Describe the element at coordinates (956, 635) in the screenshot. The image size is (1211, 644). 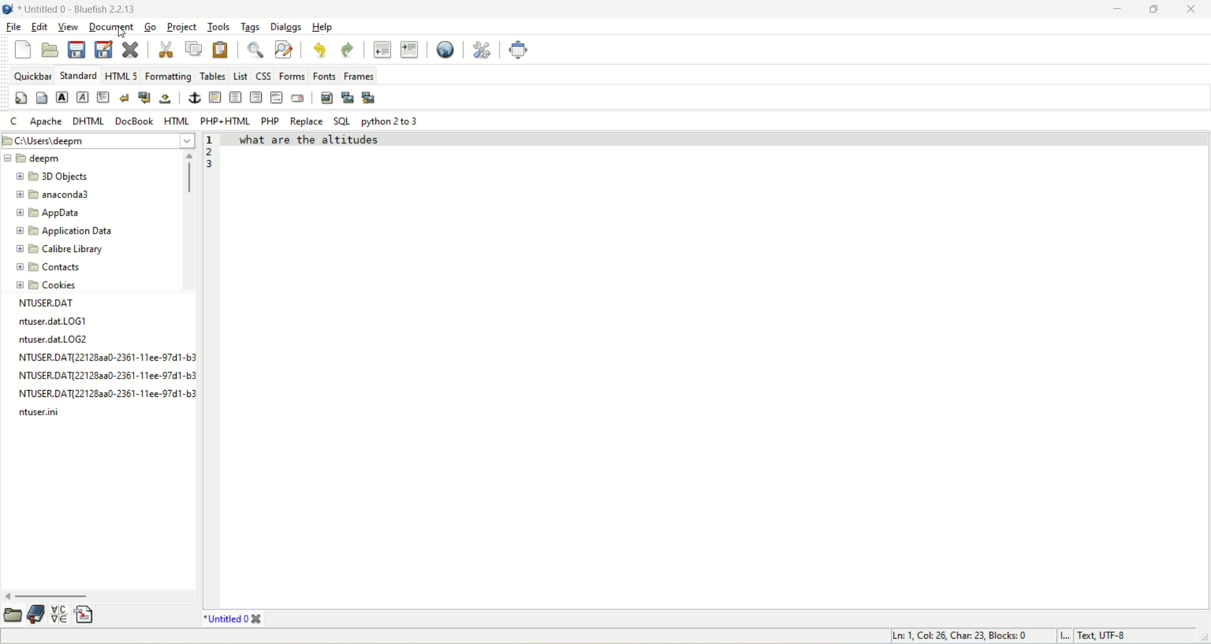
I see `ln, col, char, block` at that location.